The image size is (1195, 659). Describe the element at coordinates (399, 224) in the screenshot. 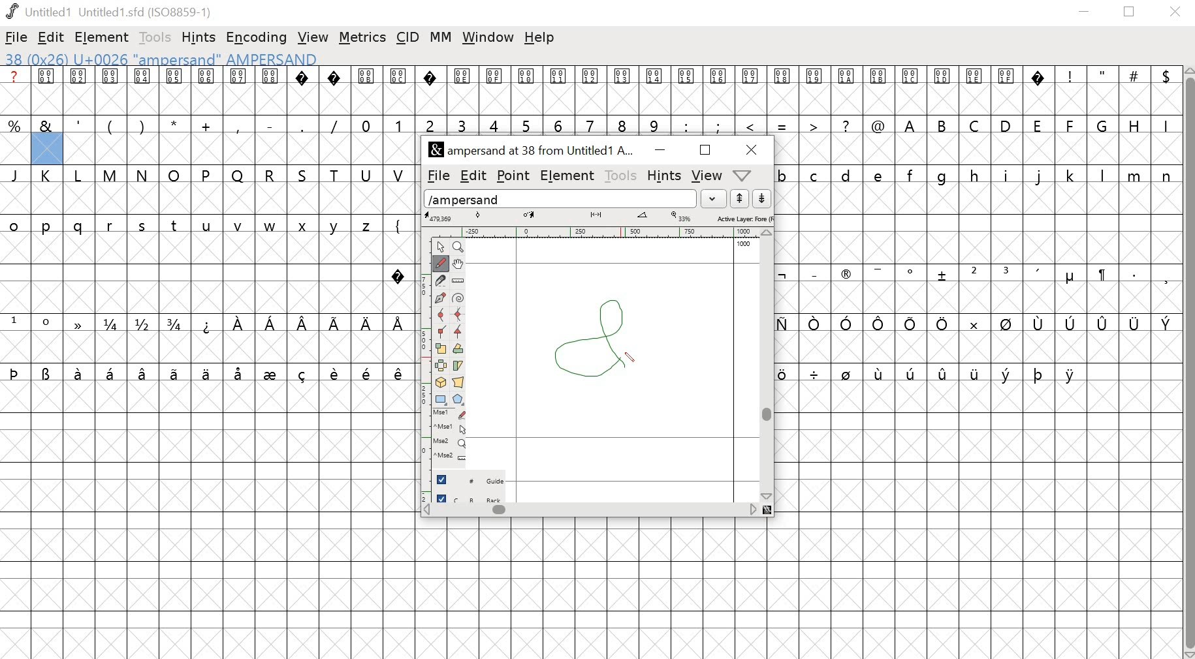

I see `{` at that location.